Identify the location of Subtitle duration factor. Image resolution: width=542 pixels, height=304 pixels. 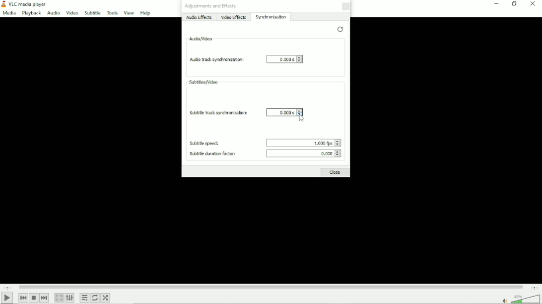
(209, 154).